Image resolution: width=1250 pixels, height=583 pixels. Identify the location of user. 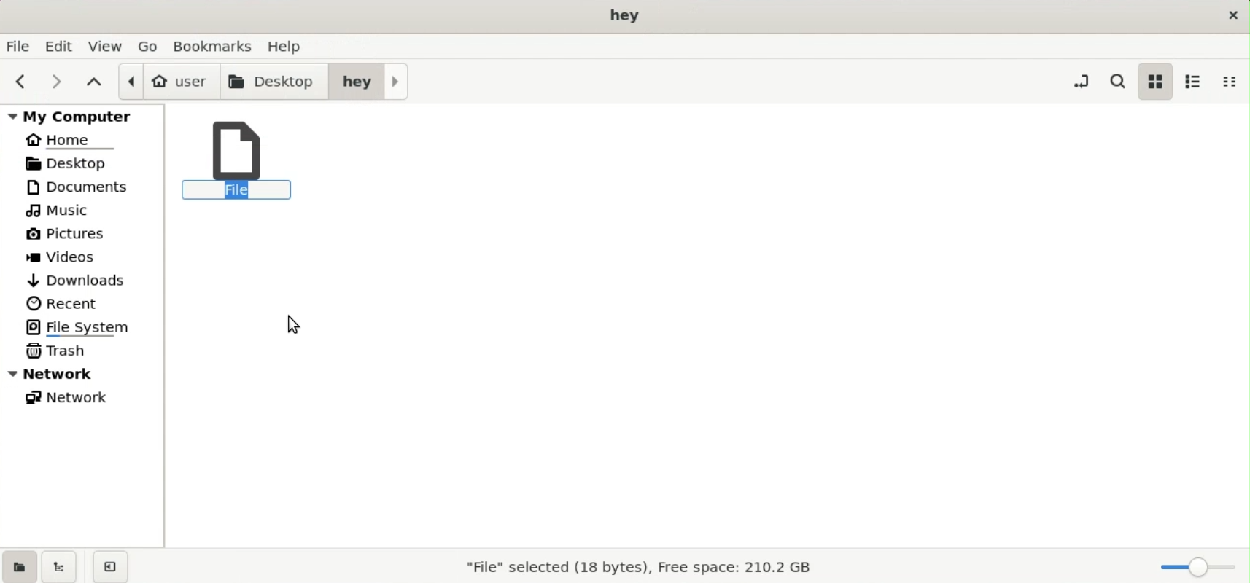
(168, 81).